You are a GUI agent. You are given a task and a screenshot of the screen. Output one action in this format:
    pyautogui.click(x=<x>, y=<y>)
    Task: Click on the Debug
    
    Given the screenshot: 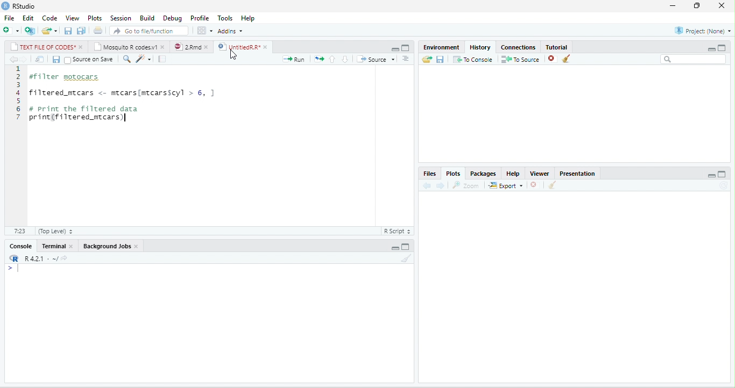 What is the action you would take?
    pyautogui.click(x=172, y=19)
    